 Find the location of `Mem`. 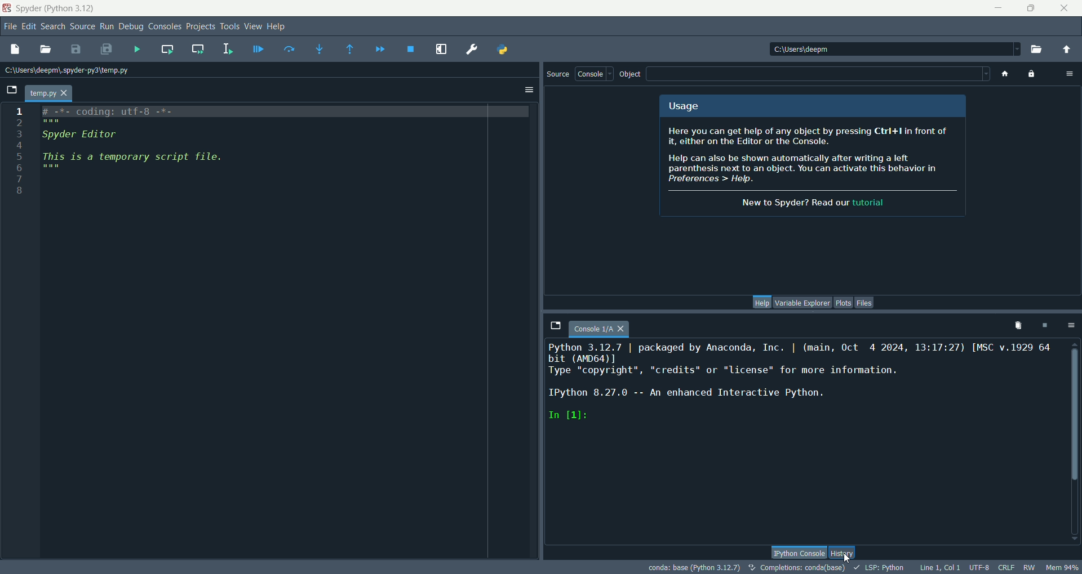

Mem is located at coordinates (1061, 567).